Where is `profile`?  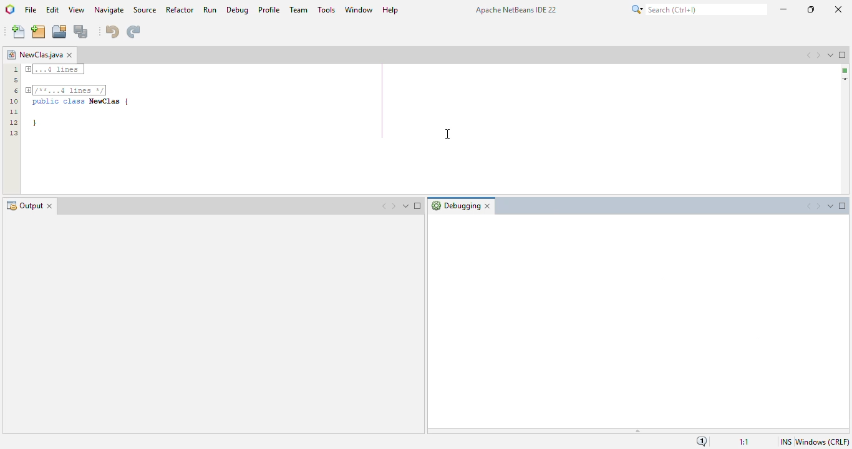
profile is located at coordinates (268, 9).